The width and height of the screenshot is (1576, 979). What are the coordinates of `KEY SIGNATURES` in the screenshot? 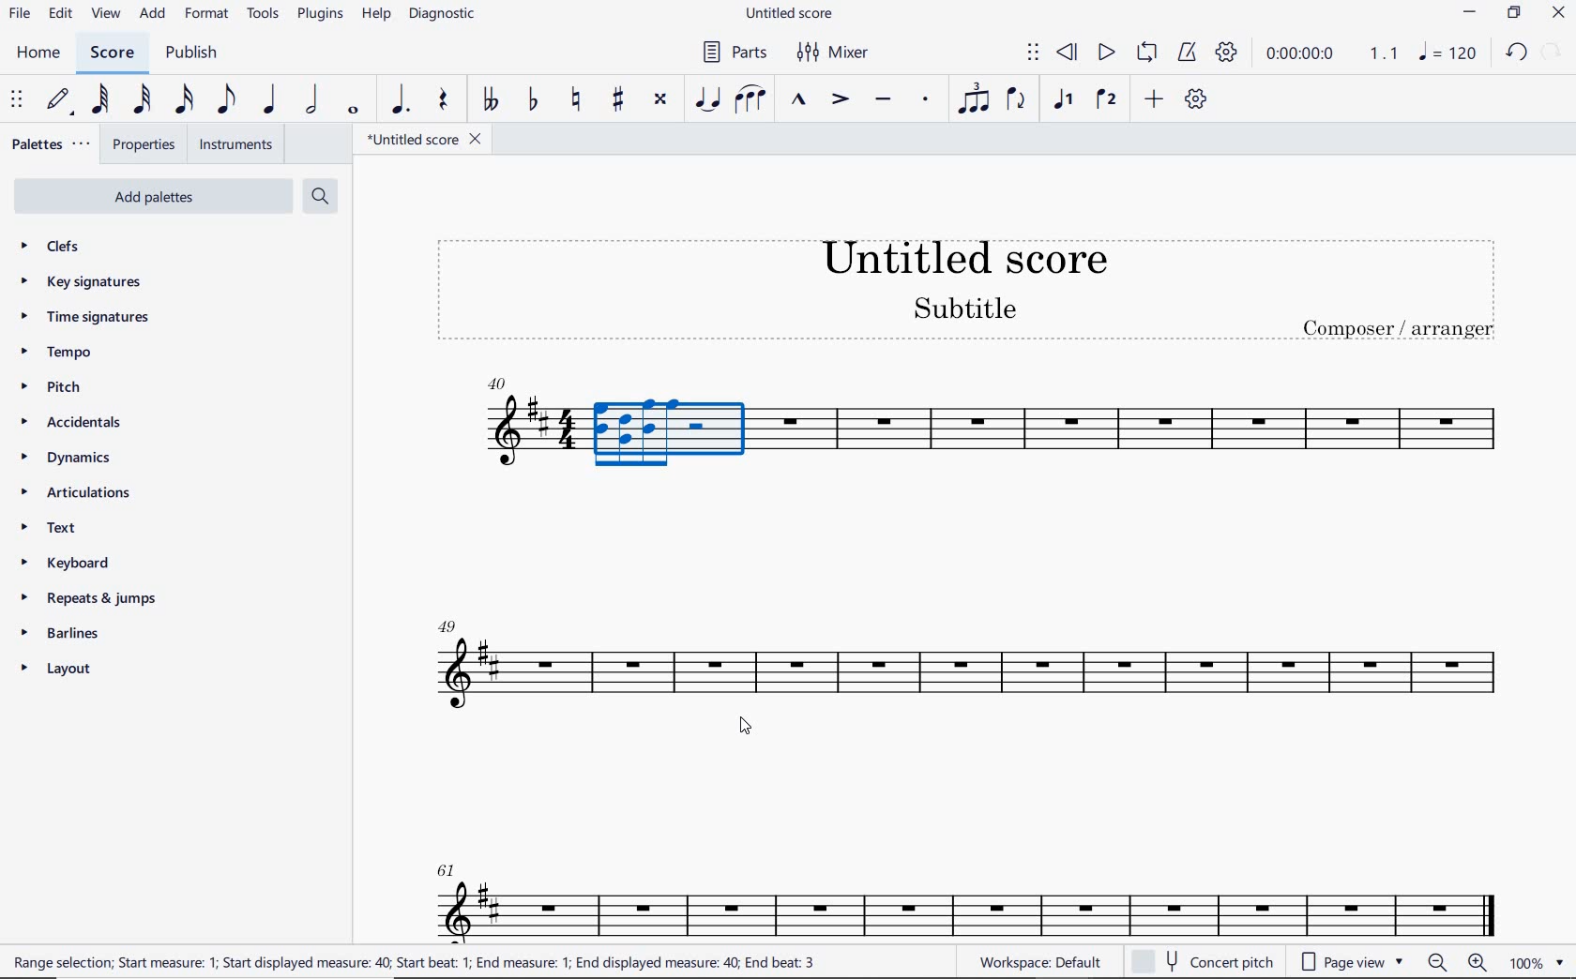 It's located at (86, 281).